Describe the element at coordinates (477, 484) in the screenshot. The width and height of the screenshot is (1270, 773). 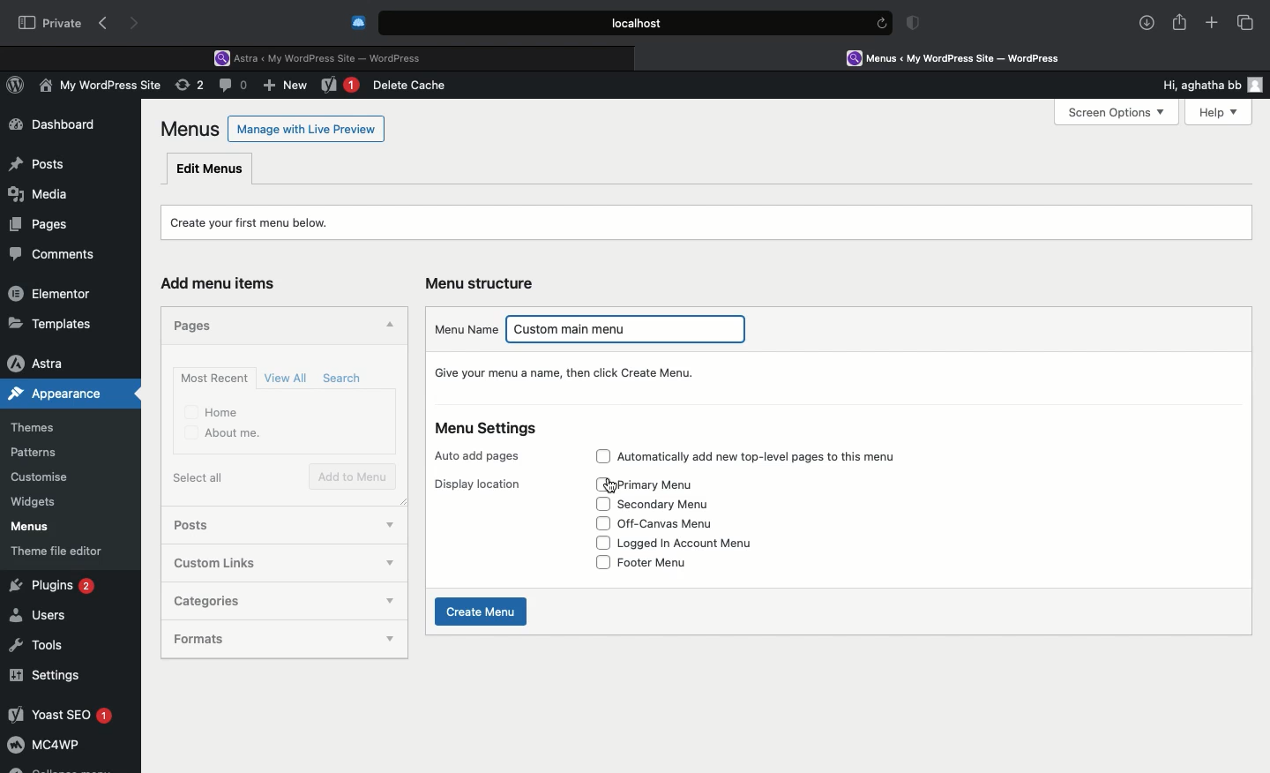
I see `Display location` at that location.